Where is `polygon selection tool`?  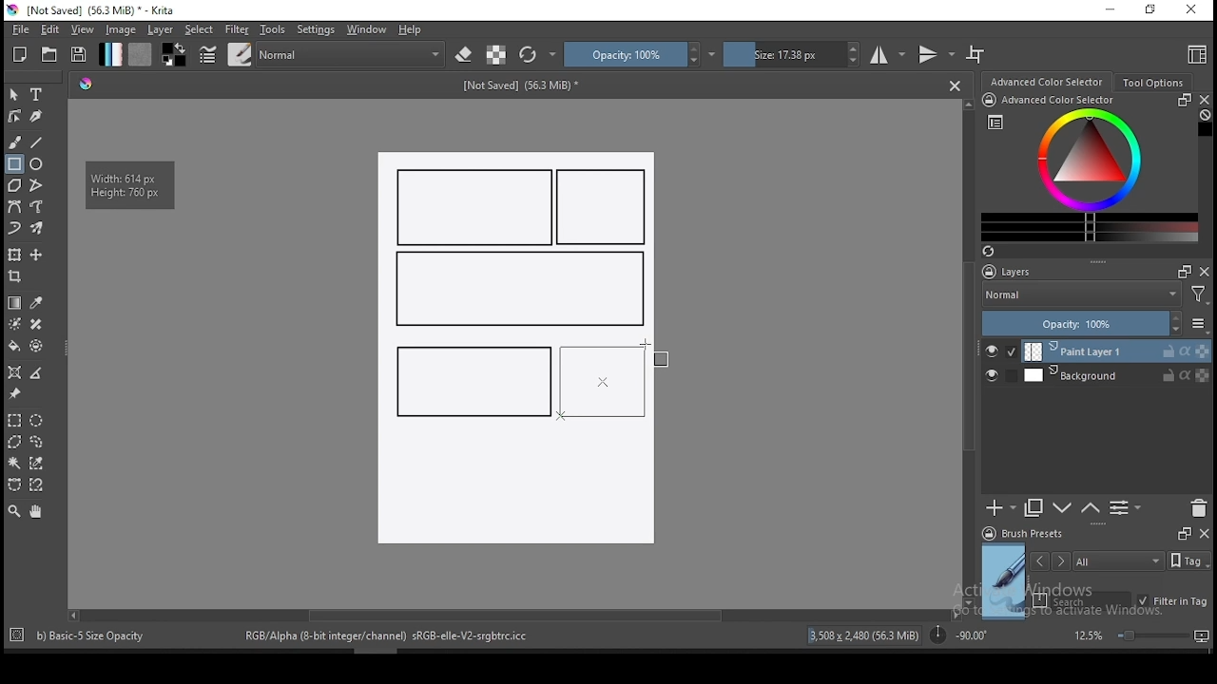 polygon selection tool is located at coordinates (15, 442).